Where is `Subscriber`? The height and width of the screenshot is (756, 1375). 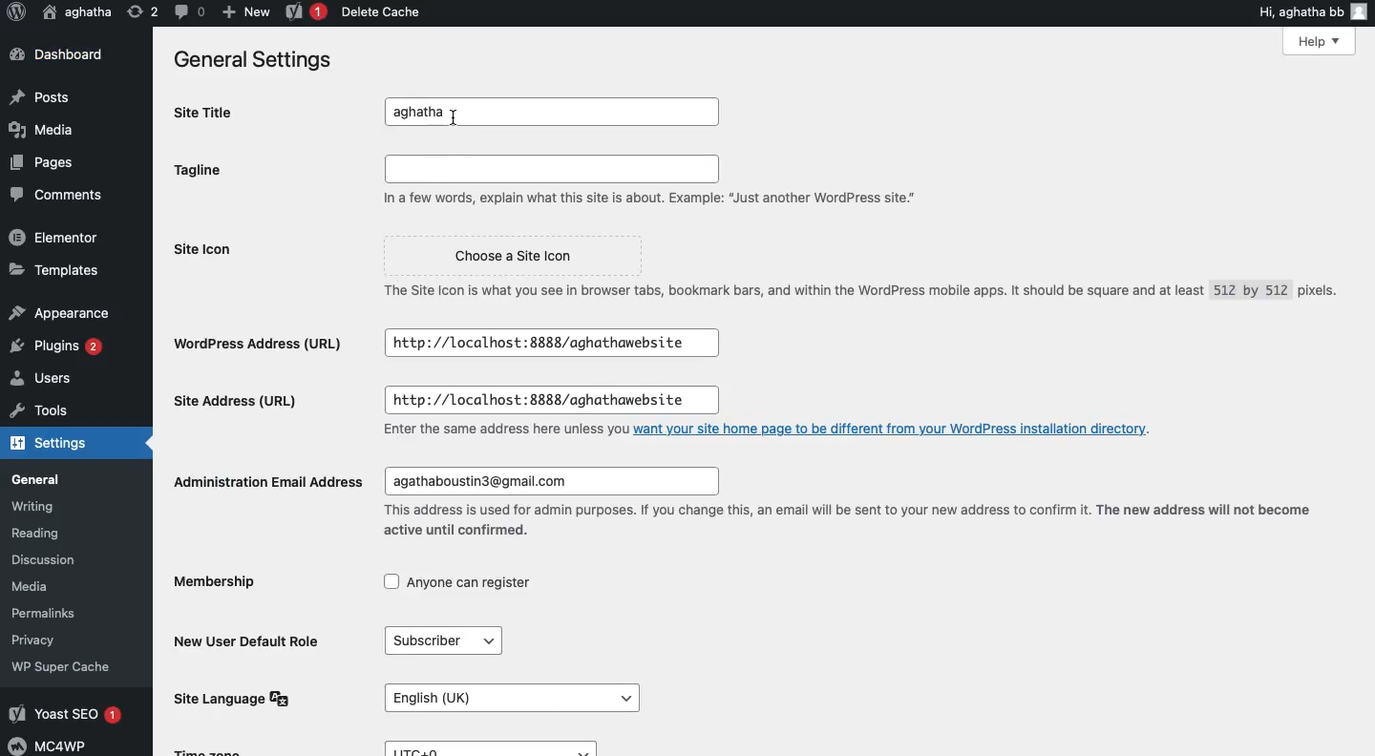 Subscriber is located at coordinates (446, 640).